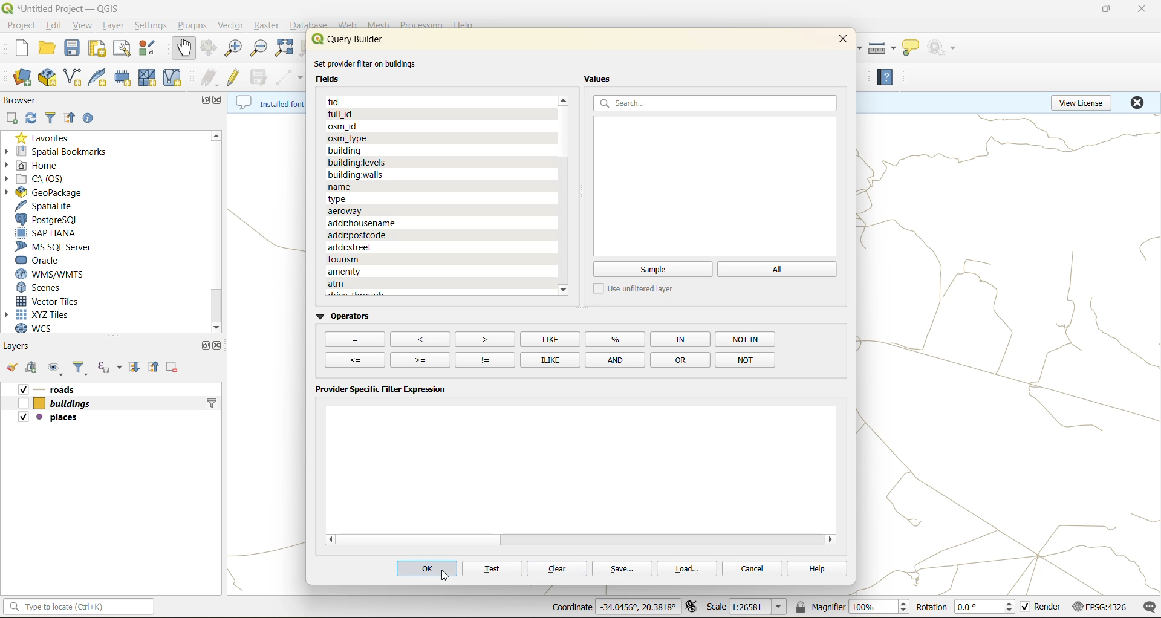 This screenshot has width=1161, height=618. Describe the element at coordinates (152, 27) in the screenshot. I see `settings` at that location.